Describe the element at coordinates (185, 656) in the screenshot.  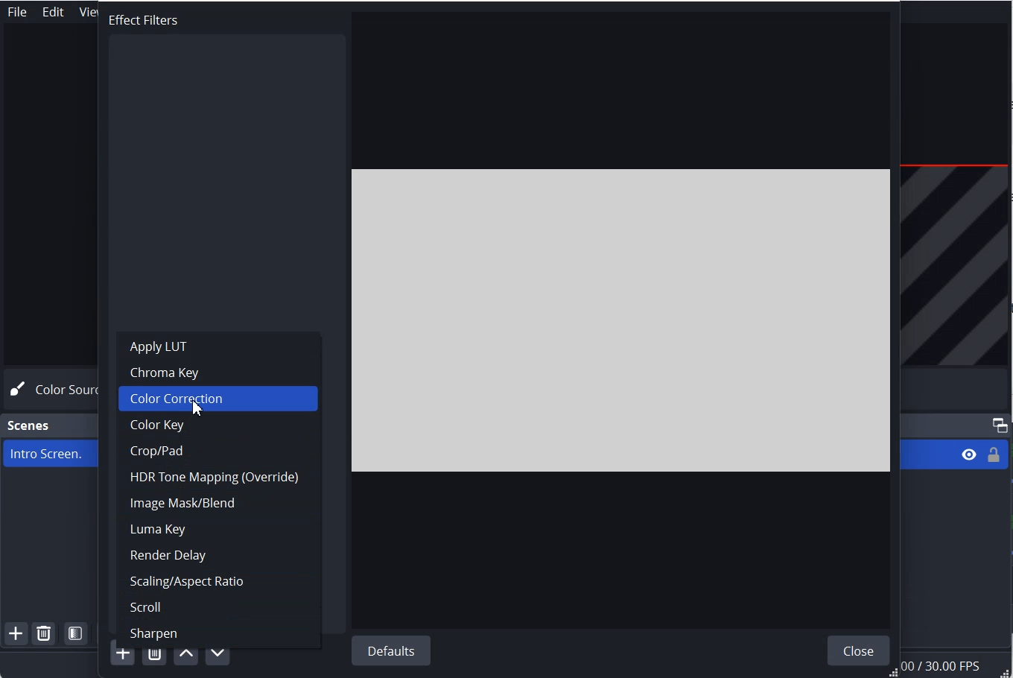
I see `Move filter up` at that location.